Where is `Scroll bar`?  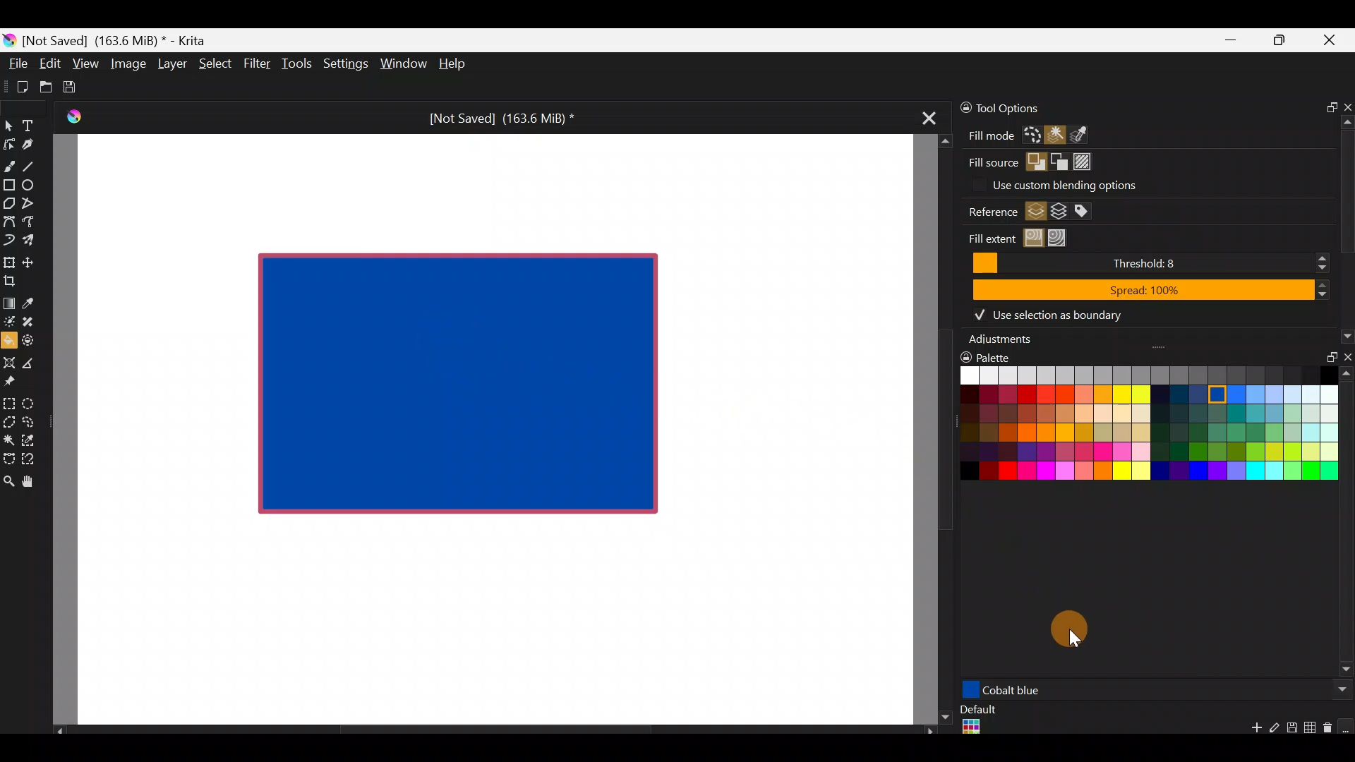
Scroll bar is located at coordinates (487, 730).